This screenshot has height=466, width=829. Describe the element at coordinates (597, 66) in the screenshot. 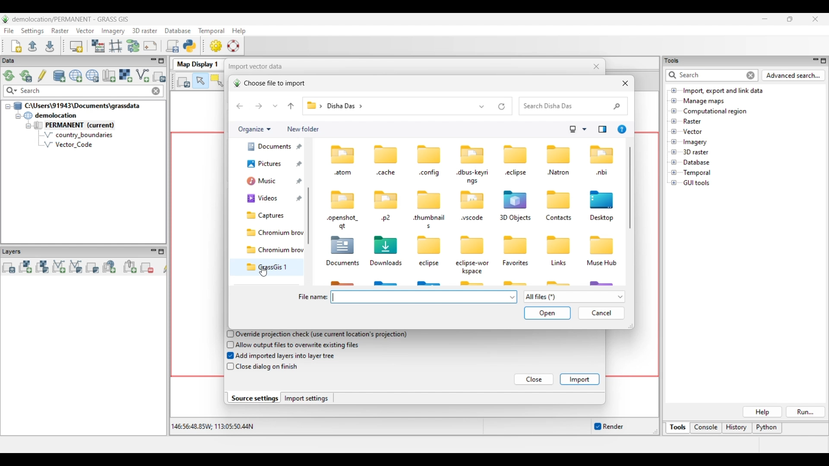

I see `Close window` at that location.